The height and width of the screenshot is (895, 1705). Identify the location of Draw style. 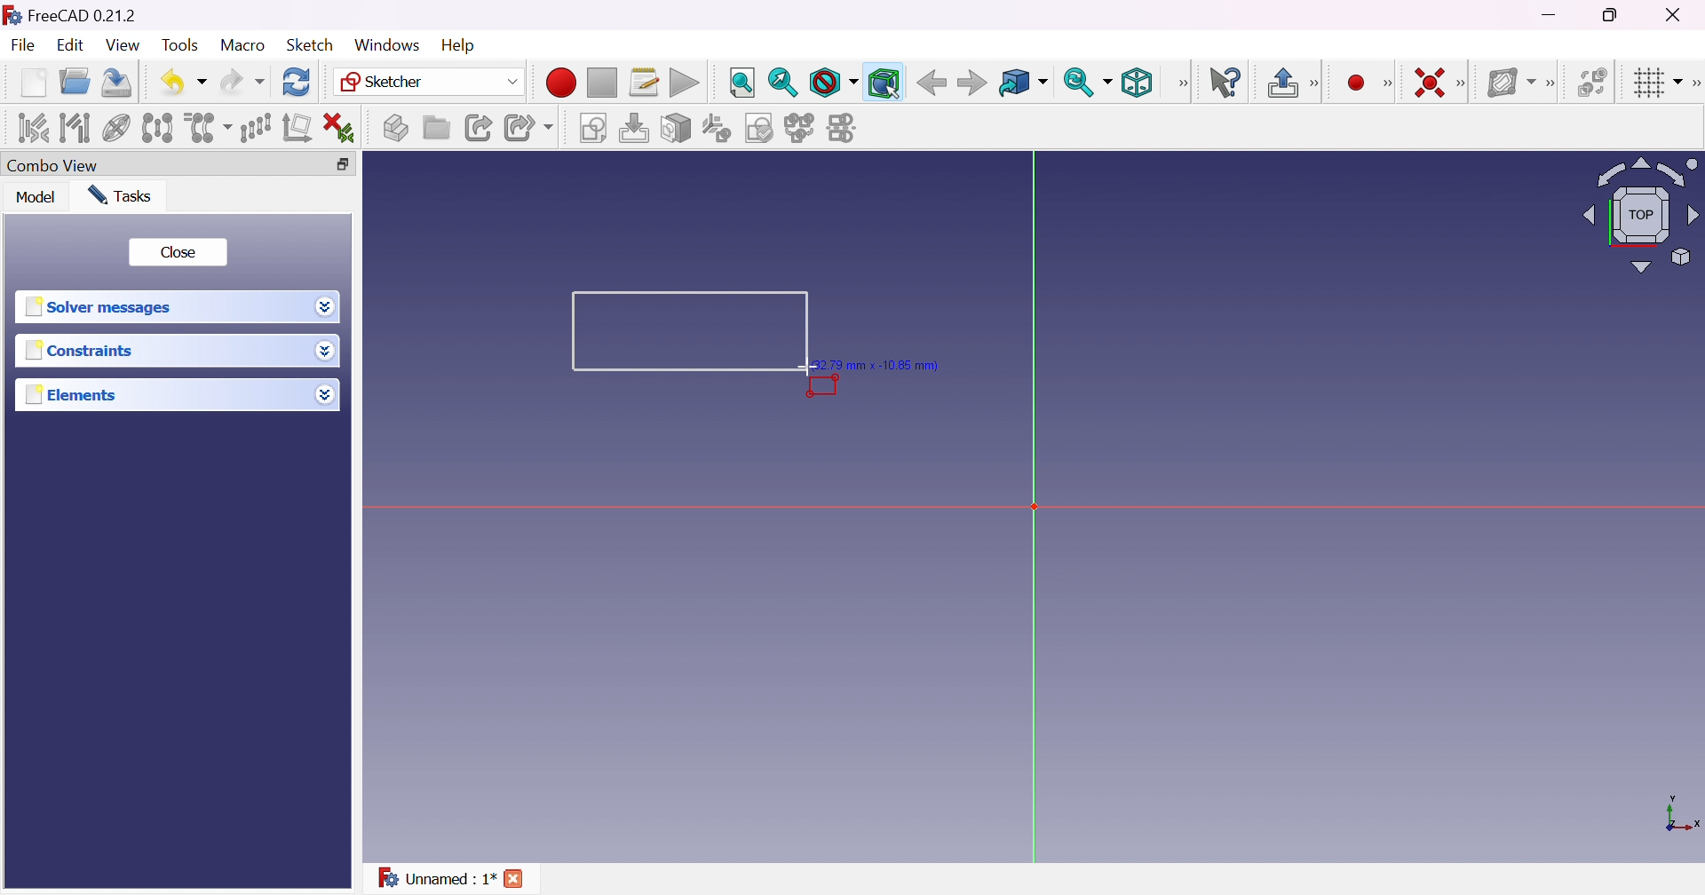
(832, 83).